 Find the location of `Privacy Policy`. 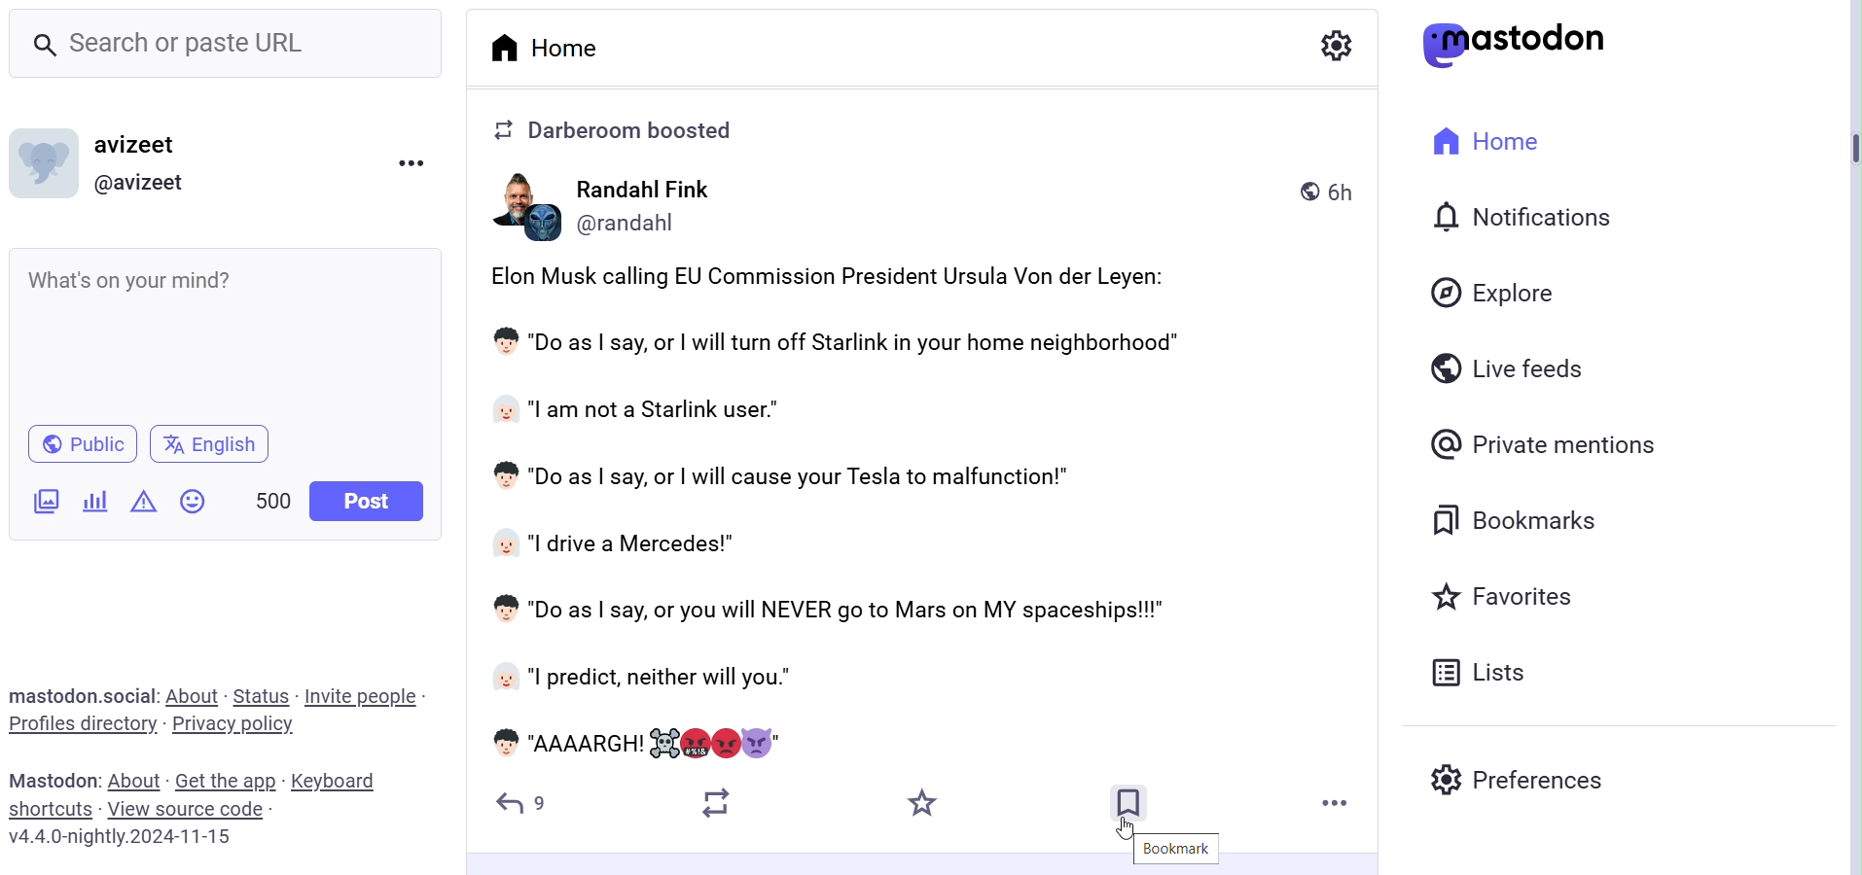

Privacy Policy is located at coordinates (234, 725).